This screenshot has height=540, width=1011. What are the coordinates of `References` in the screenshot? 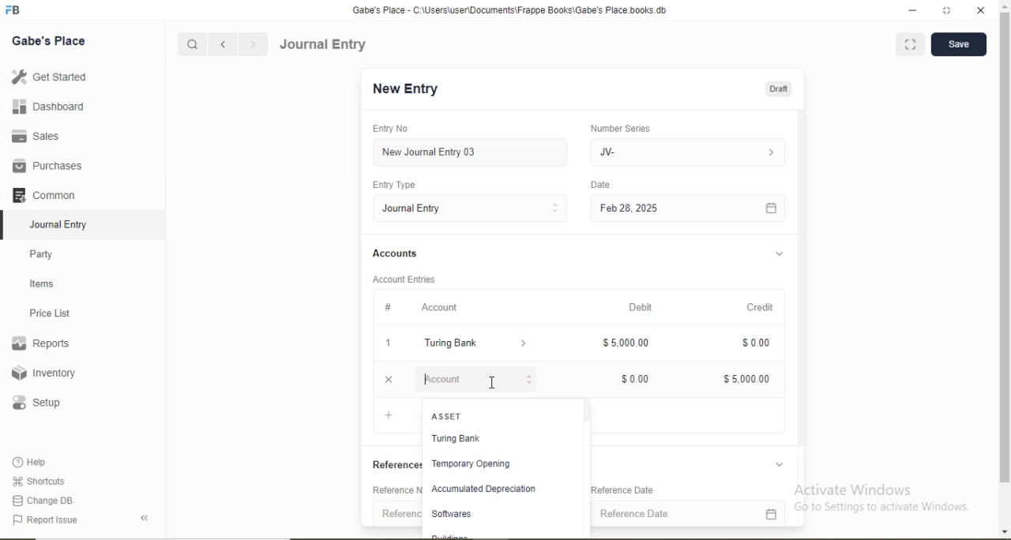 It's located at (396, 465).